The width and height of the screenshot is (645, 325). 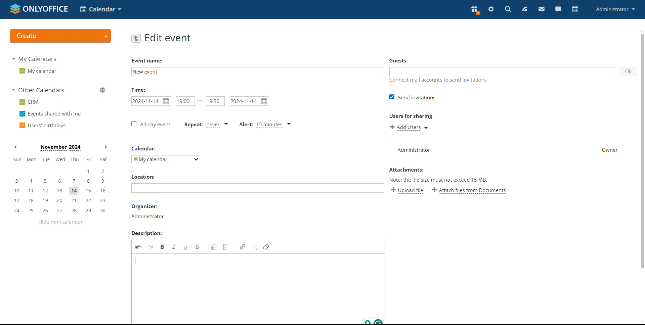 What do you see at coordinates (407, 191) in the screenshot?
I see `upload file` at bounding box center [407, 191].